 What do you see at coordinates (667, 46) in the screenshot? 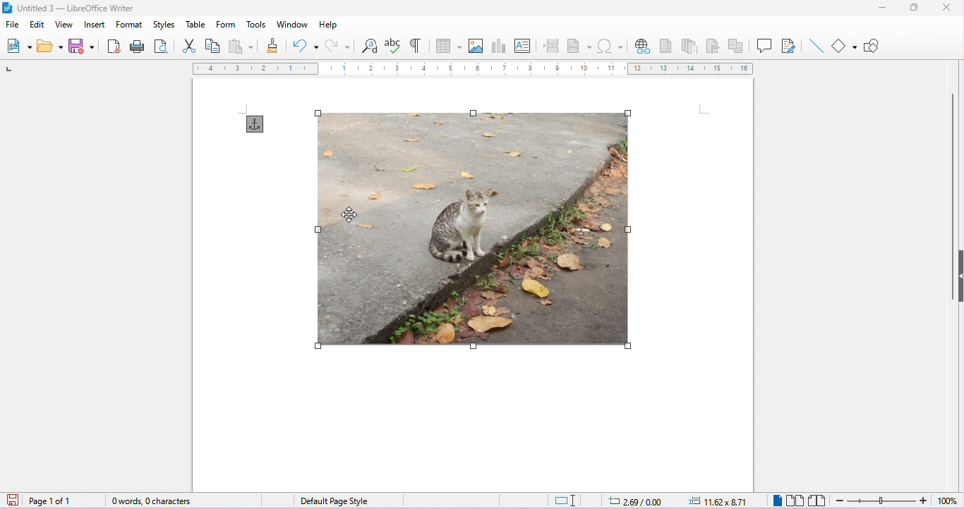
I see `insert footnote` at bounding box center [667, 46].